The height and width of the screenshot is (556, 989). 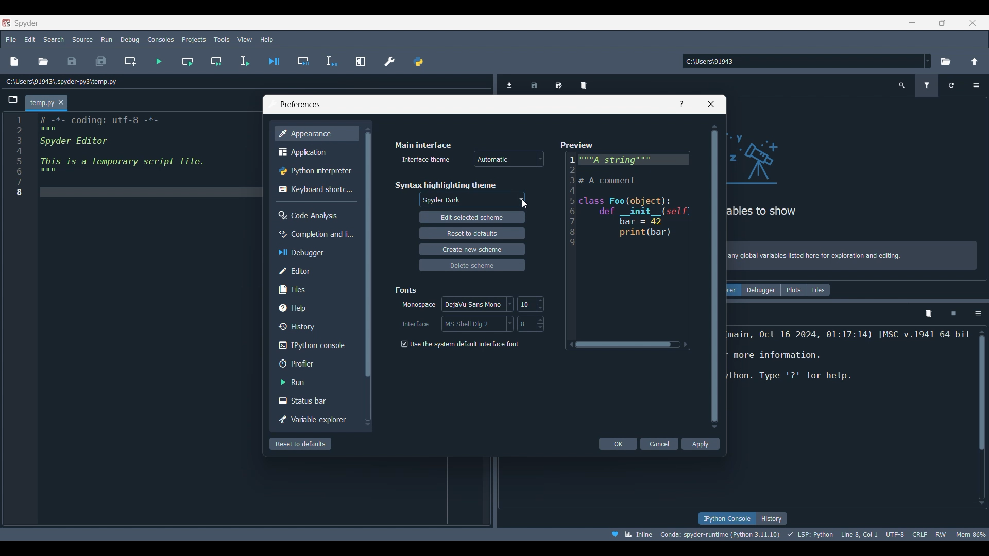 What do you see at coordinates (761, 290) in the screenshot?
I see `Debugger` at bounding box center [761, 290].